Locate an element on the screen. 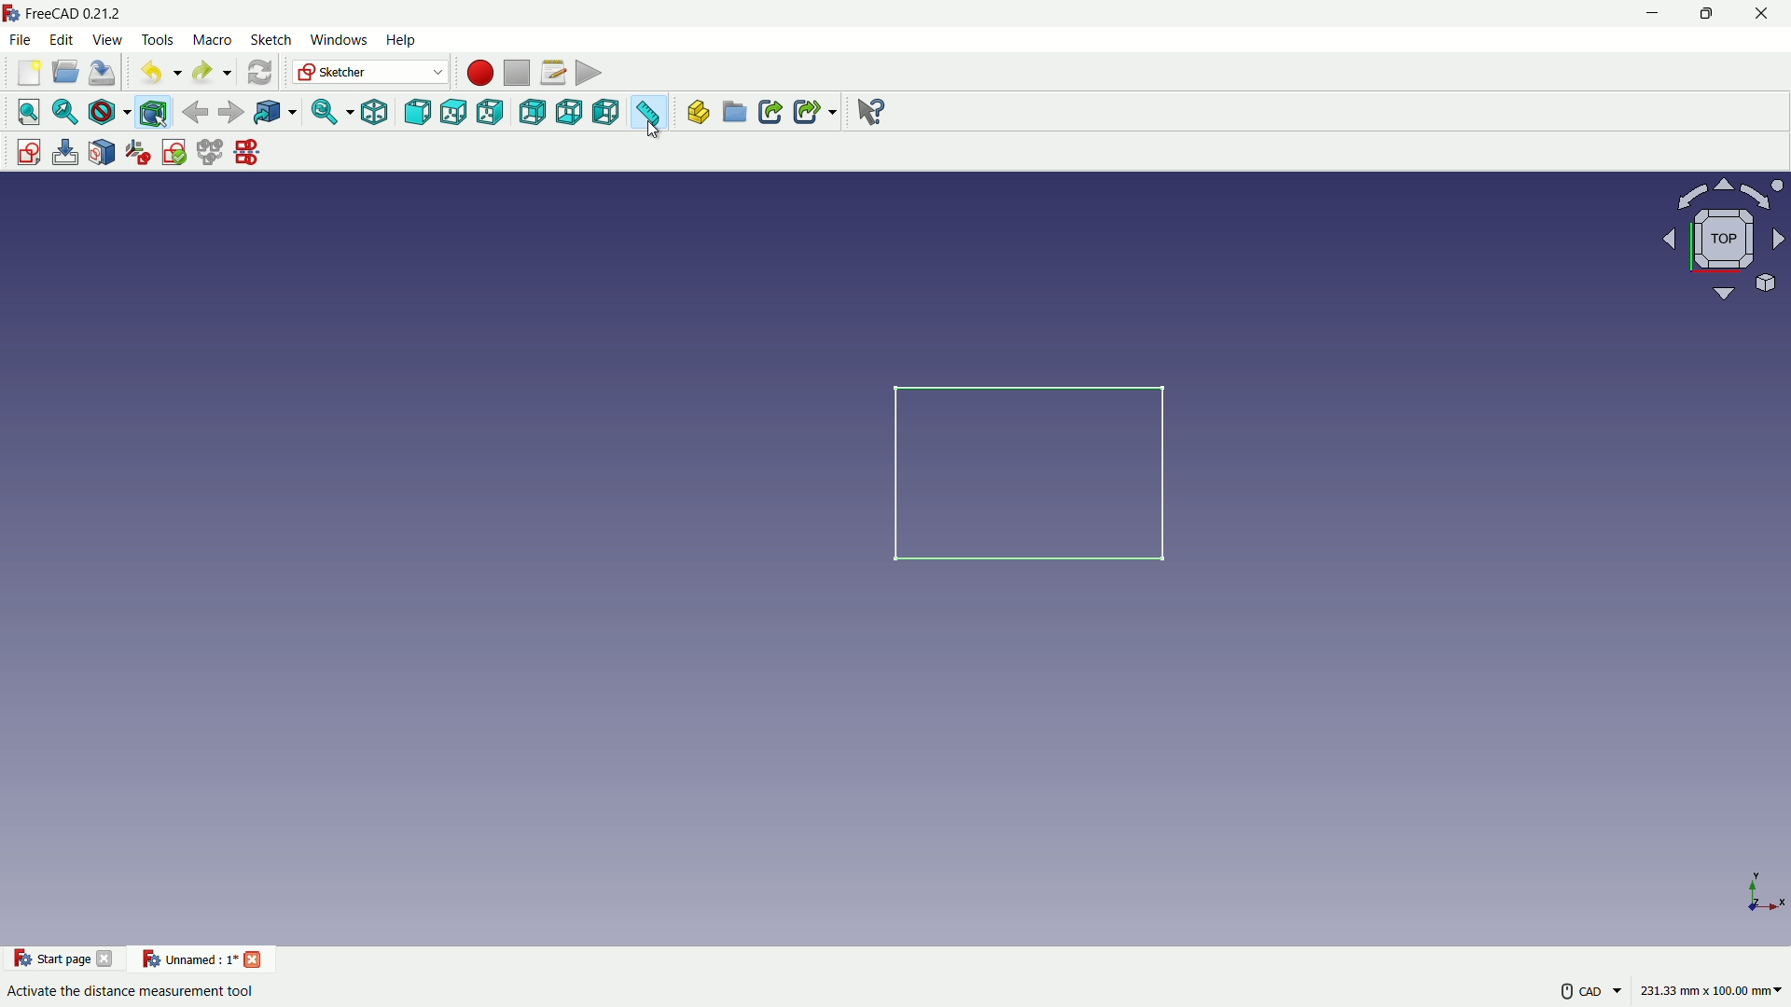  make sub link is located at coordinates (813, 112).